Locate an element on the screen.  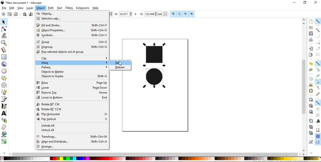
zoom to fit page is located at coordinates (311, 112).